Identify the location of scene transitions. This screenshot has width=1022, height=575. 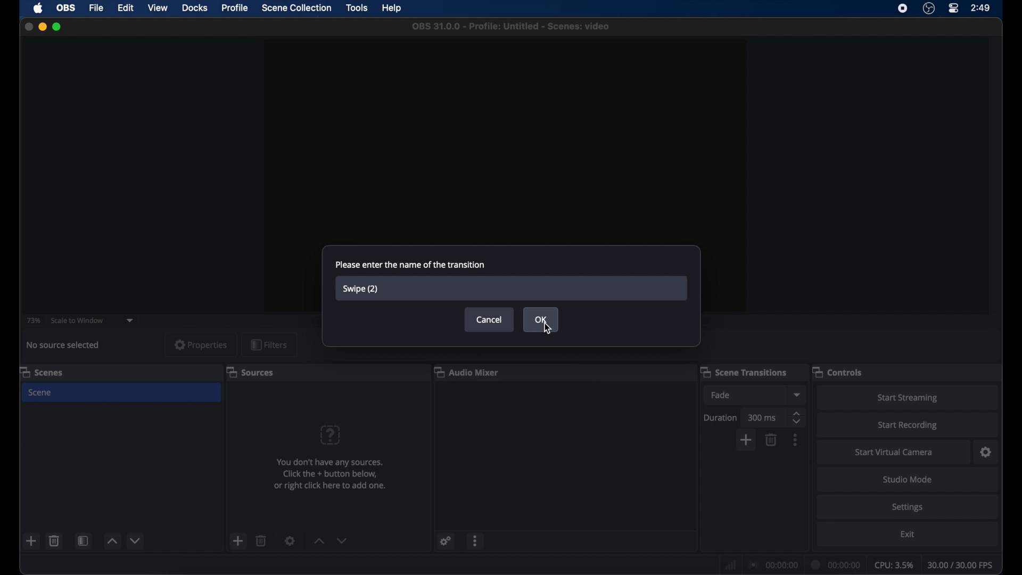
(744, 372).